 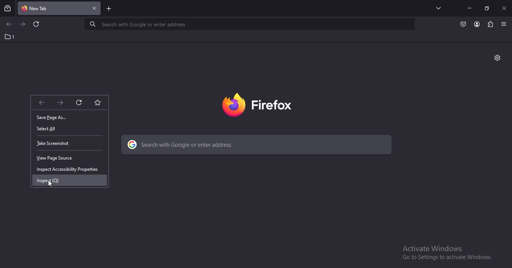 What do you see at coordinates (56, 144) in the screenshot?
I see `take screenshot` at bounding box center [56, 144].